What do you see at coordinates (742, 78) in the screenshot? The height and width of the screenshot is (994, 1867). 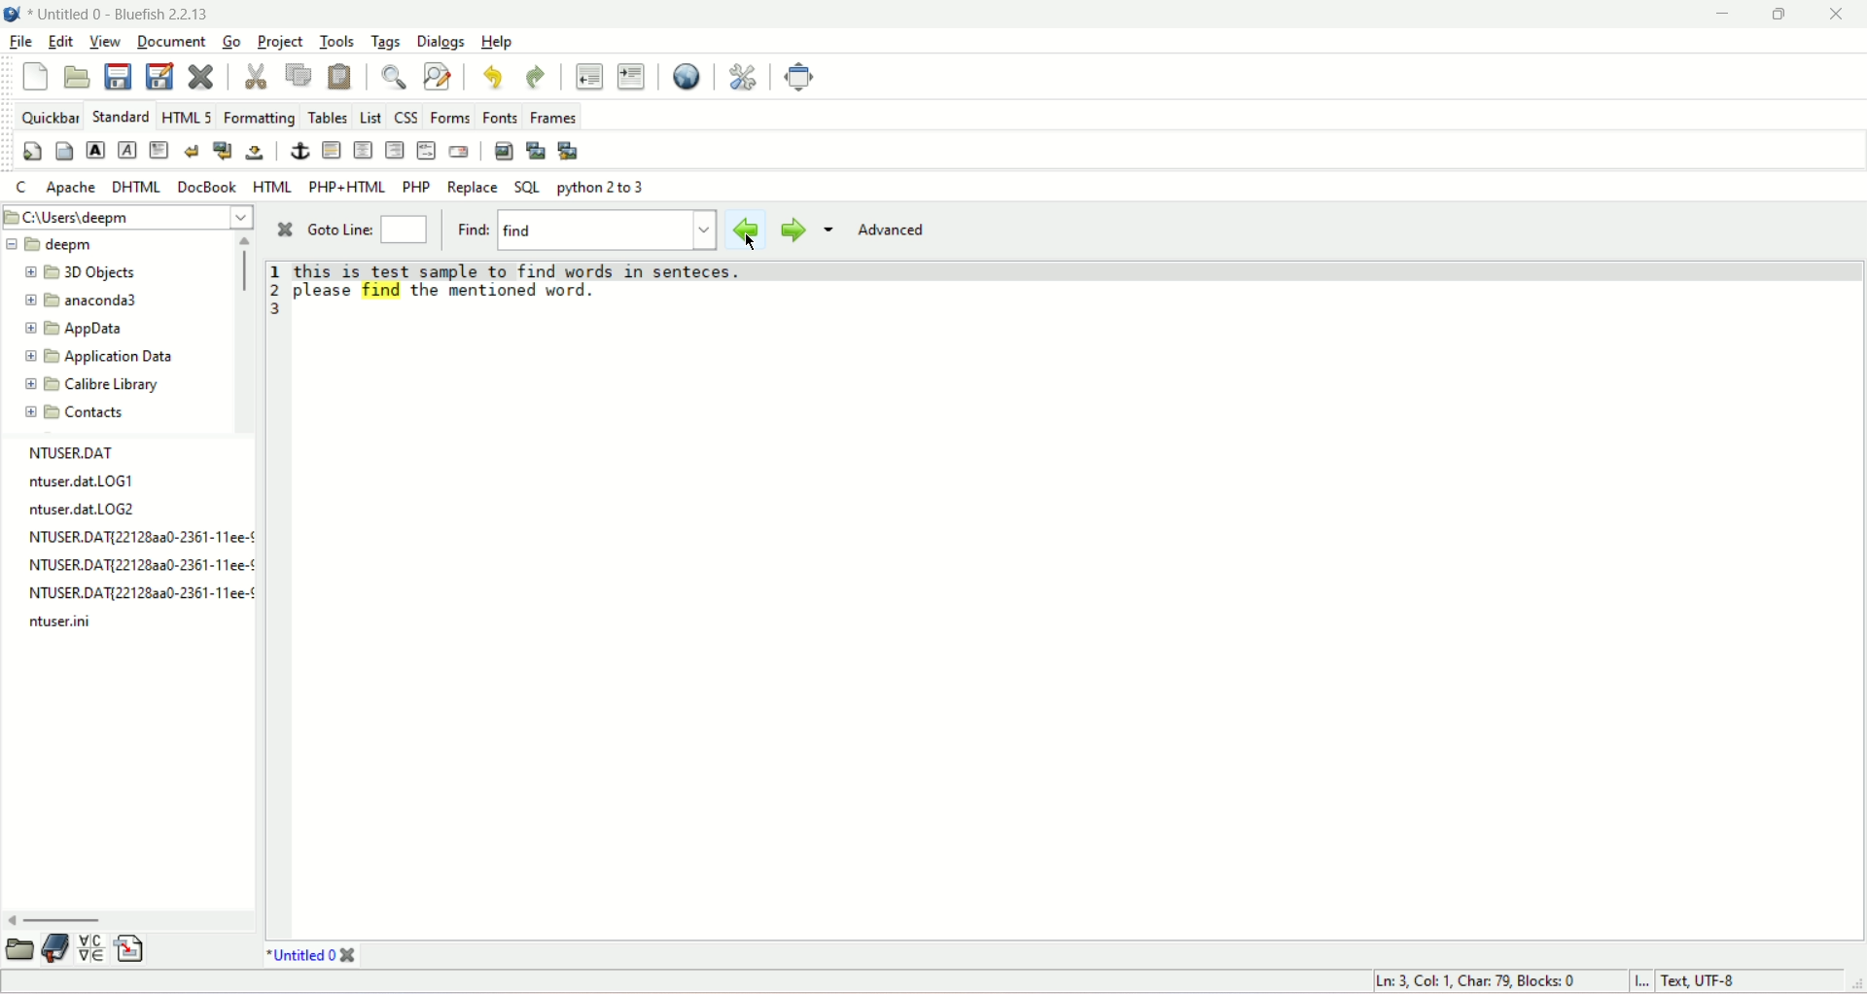 I see `edit preferences` at bounding box center [742, 78].